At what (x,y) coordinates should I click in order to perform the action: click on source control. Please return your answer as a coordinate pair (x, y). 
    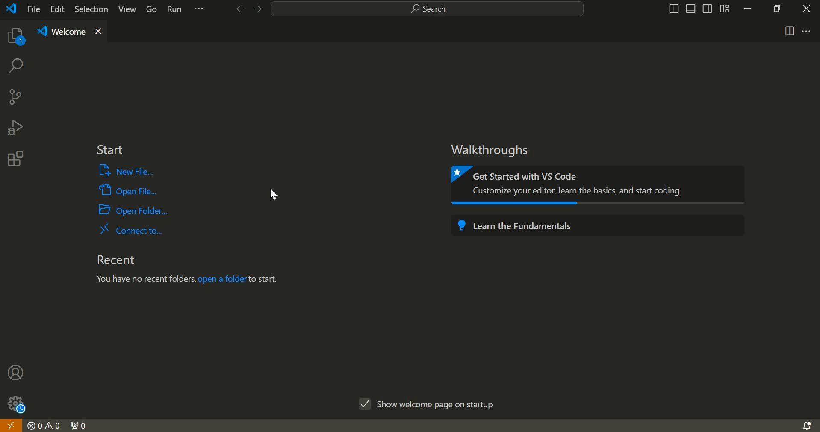
    Looking at the image, I should click on (15, 96).